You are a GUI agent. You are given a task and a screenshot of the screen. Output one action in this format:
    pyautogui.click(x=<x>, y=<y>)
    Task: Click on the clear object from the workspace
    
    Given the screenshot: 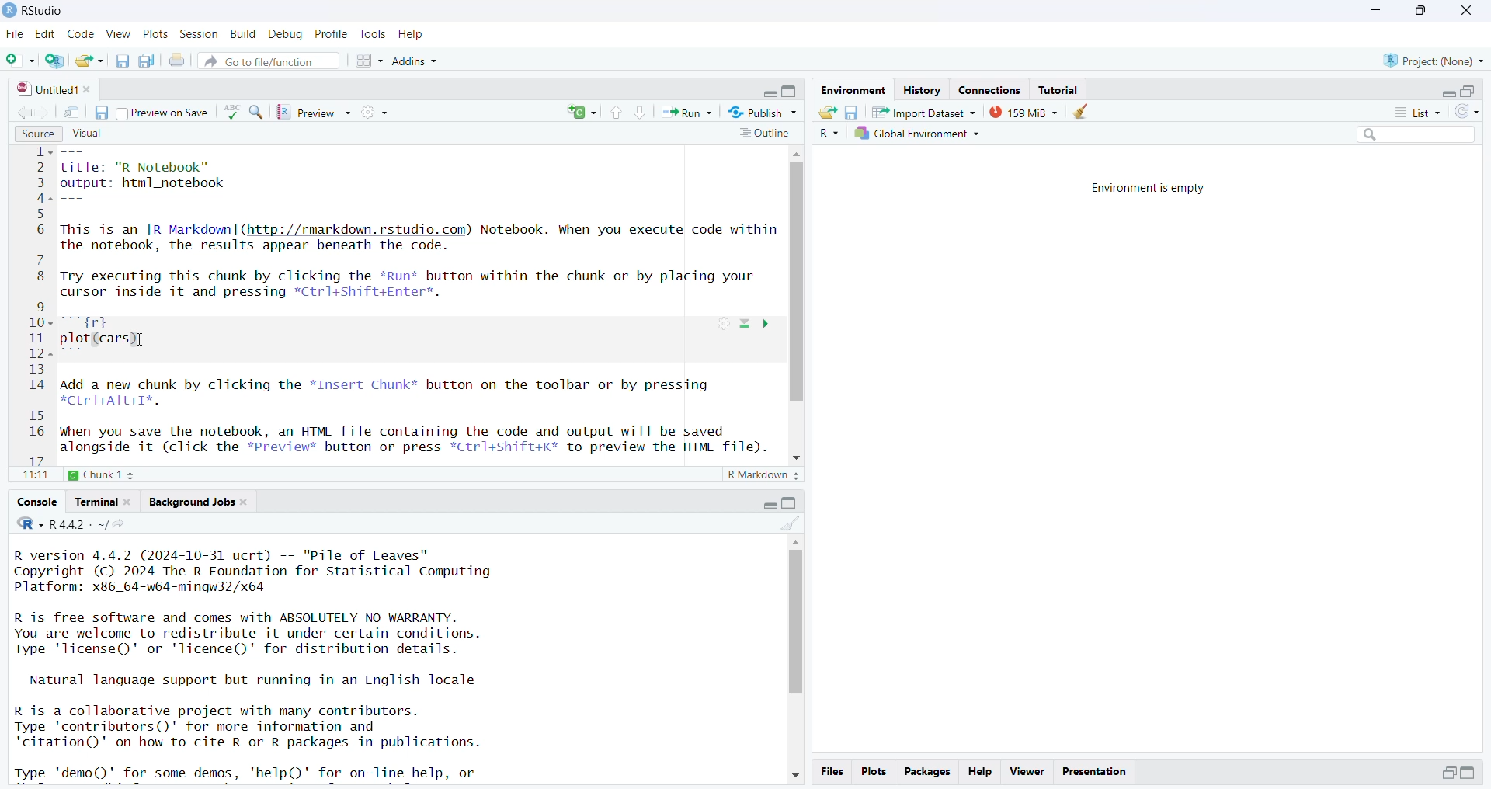 What is the action you would take?
    pyautogui.click(x=1083, y=112)
    